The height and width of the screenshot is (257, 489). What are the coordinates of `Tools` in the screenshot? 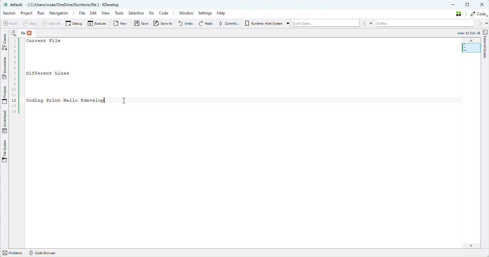 It's located at (120, 13).